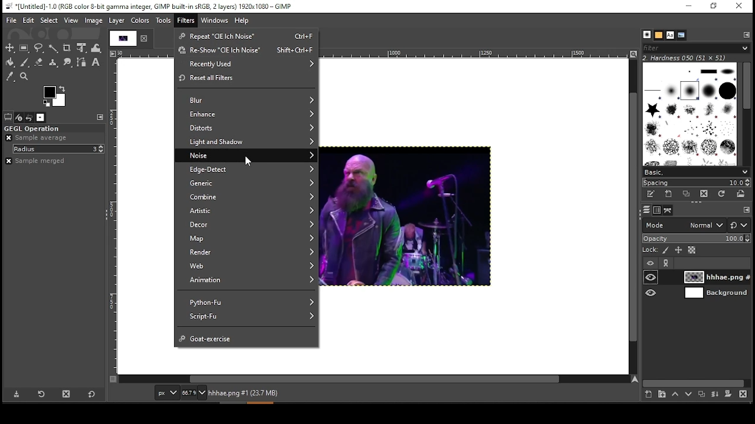  Describe the element at coordinates (25, 78) in the screenshot. I see `zoom tool` at that location.